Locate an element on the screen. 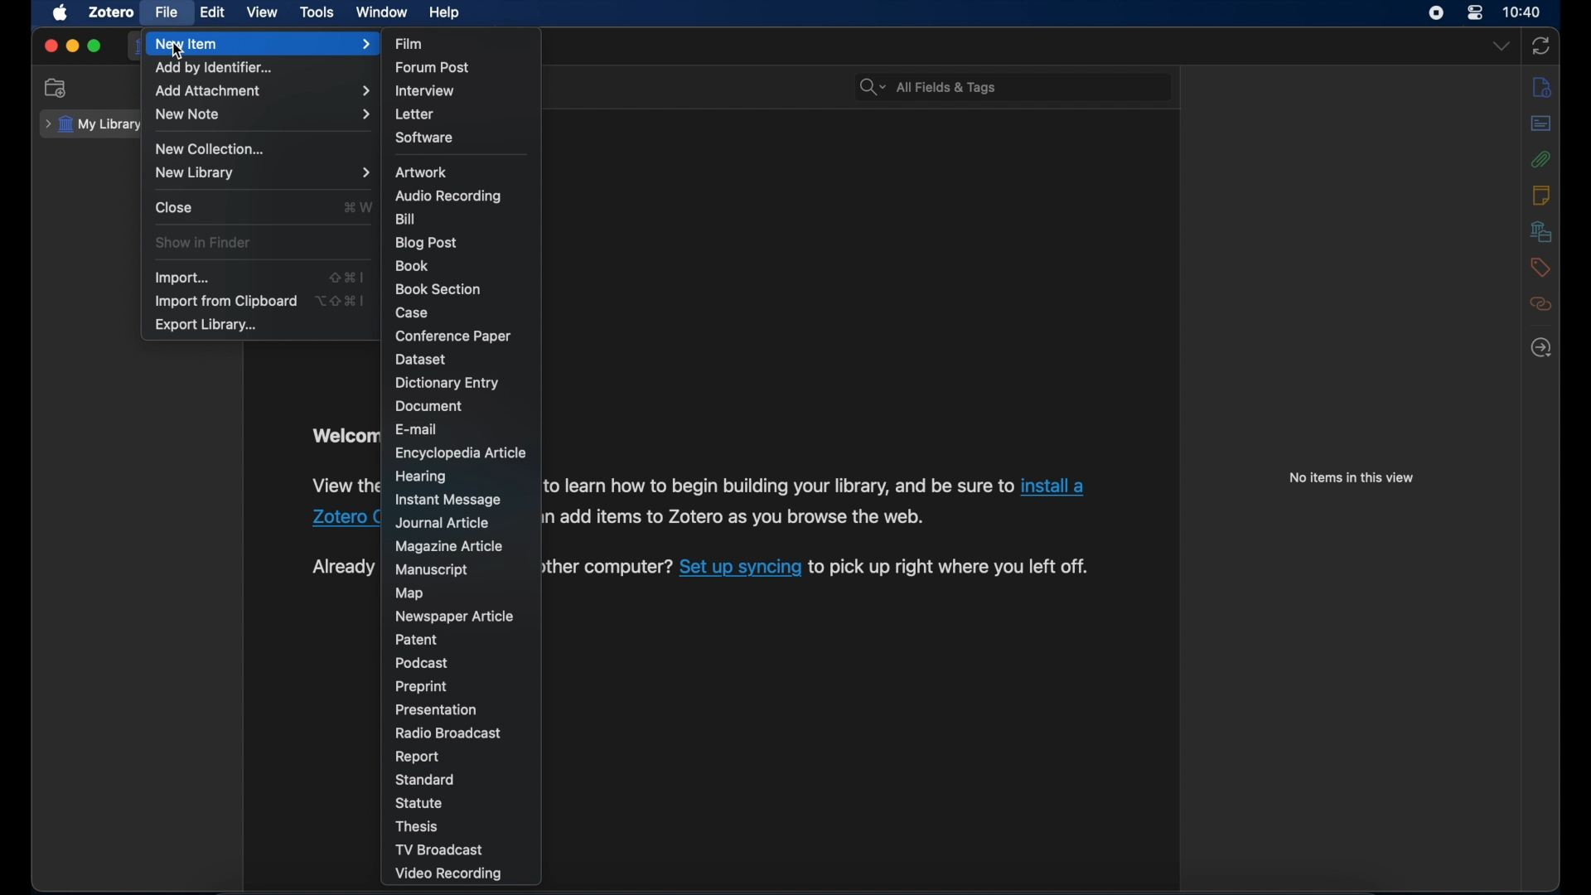 The image size is (1591, 895). dataset is located at coordinates (419, 359).